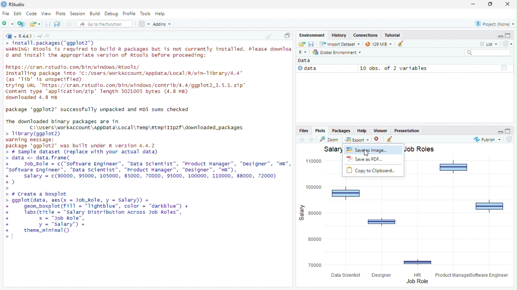 The height and width of the screenshot is (290, 517). What do you see at coordinates (129, 14) in the screenshot?
I see `Profile` at bounding box center [129, 14].